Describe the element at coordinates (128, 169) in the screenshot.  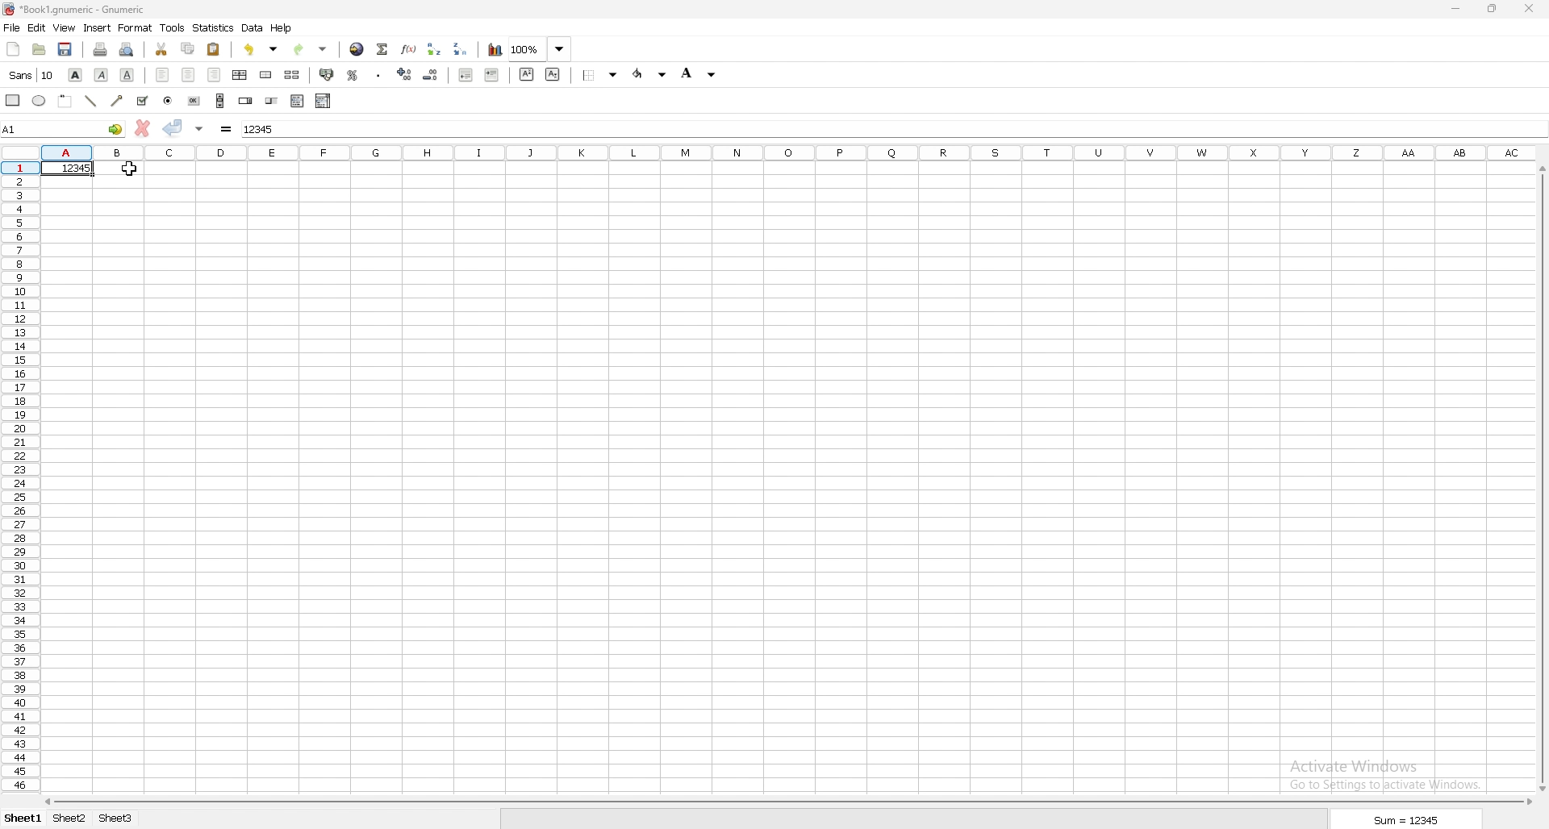
I see `cursor` at that location.